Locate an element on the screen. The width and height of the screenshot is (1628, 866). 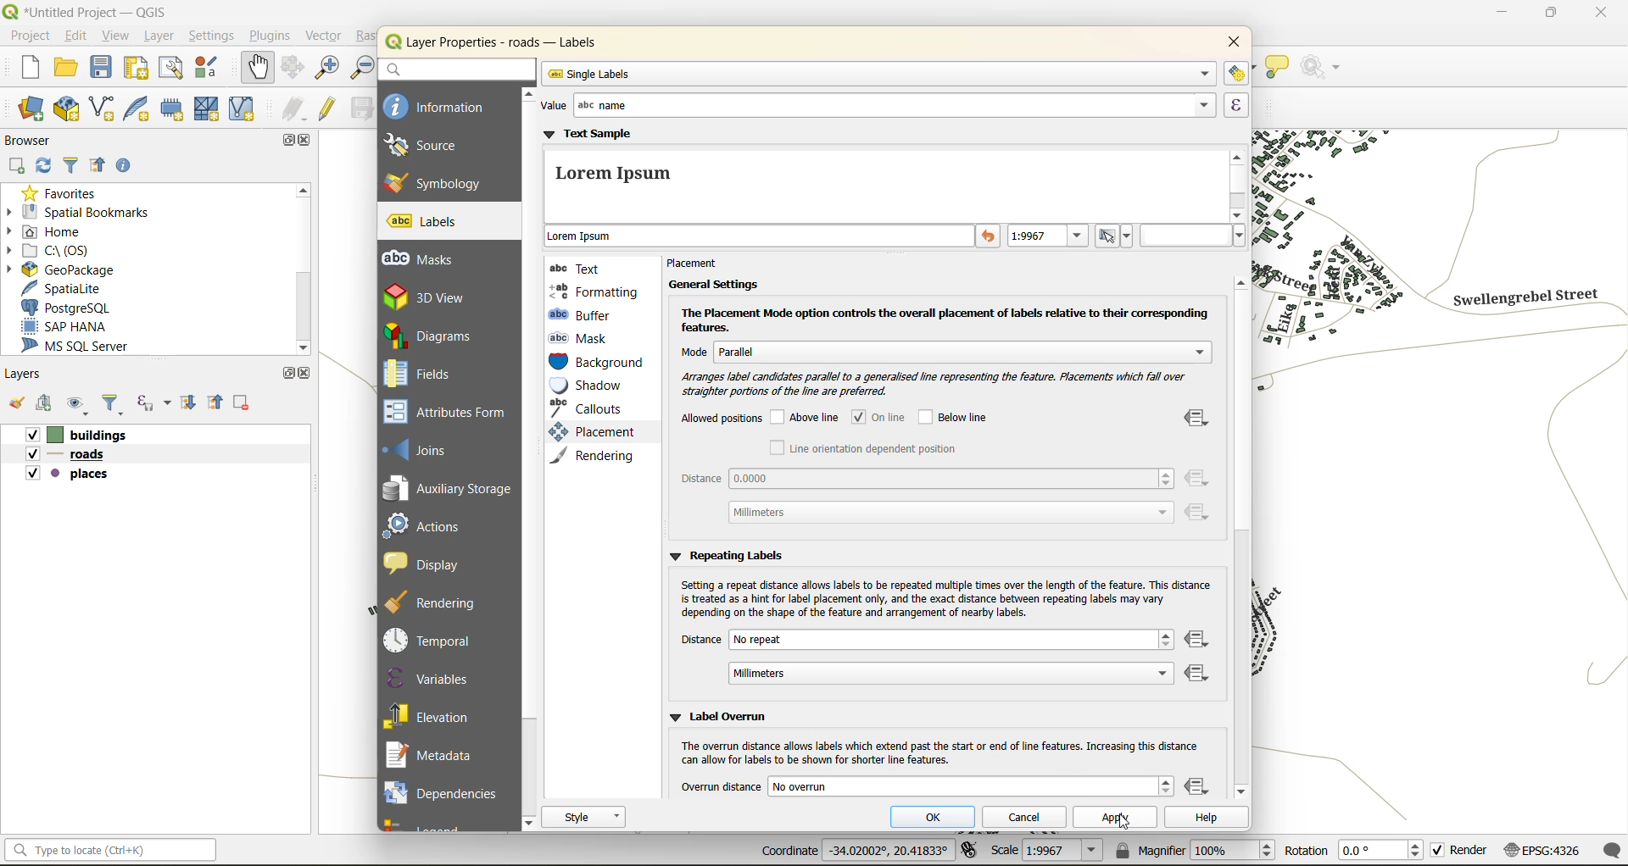
scale is located at coordinates (1047, 852).